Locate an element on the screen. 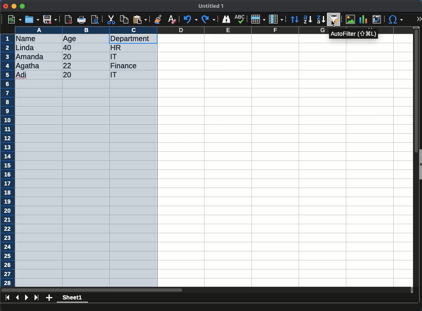 Image resolution: width=422 pixels, height=311 pixels. redo is located at coordinates (208, 19).